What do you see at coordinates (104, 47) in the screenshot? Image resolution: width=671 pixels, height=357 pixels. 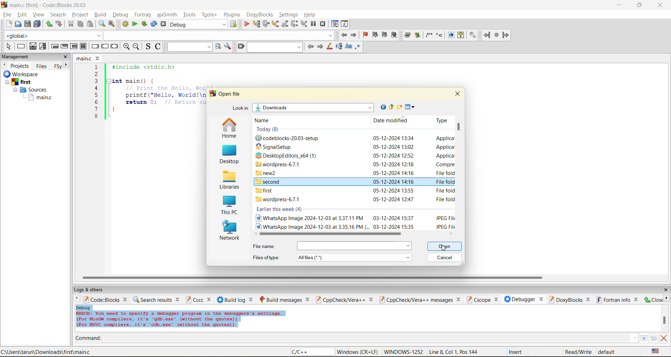 I see `continue instruction` at bounding box center [104, 47].